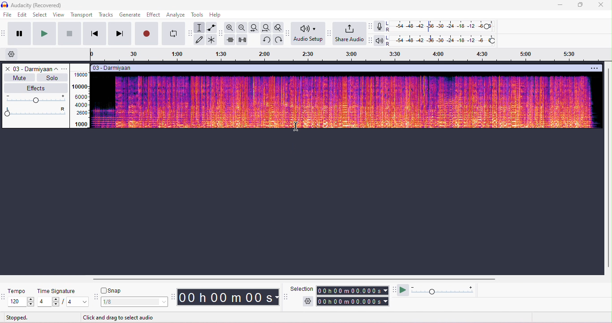 The width and height of the screenshot is (612, 323). I want to click on previous, so click(94, 34).